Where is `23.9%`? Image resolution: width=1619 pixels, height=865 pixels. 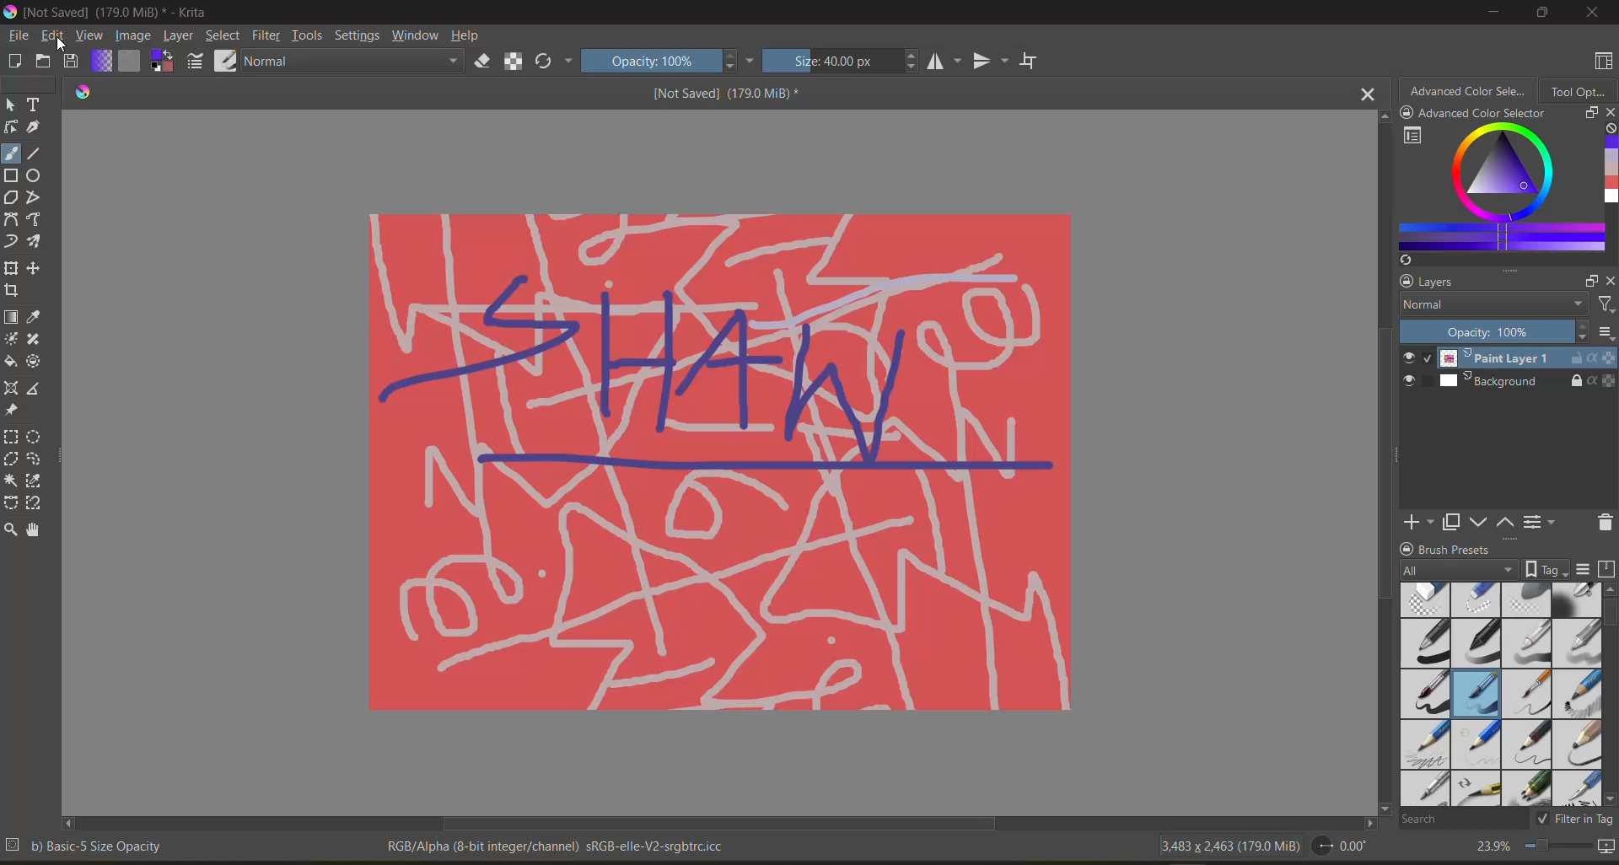 23.9% is located at coordinates (1490, 846).